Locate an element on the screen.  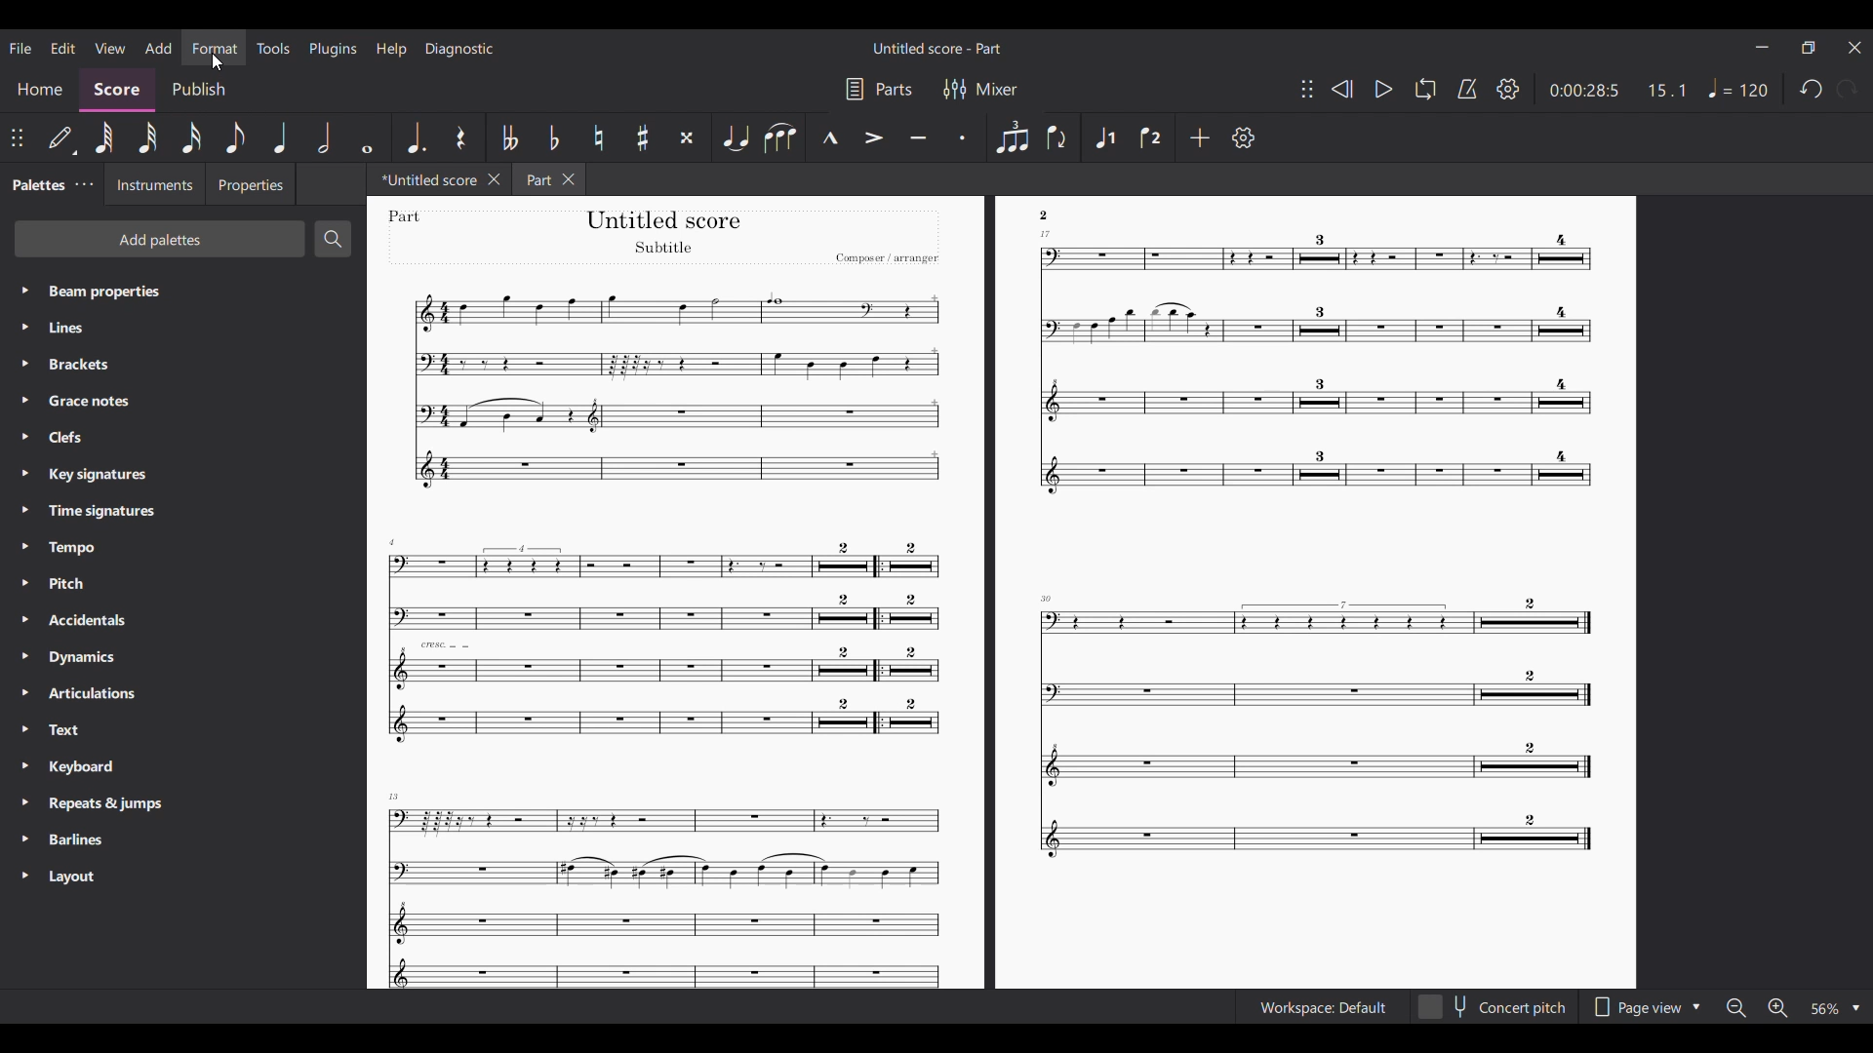
Home section is located at coordinates (39, 91).